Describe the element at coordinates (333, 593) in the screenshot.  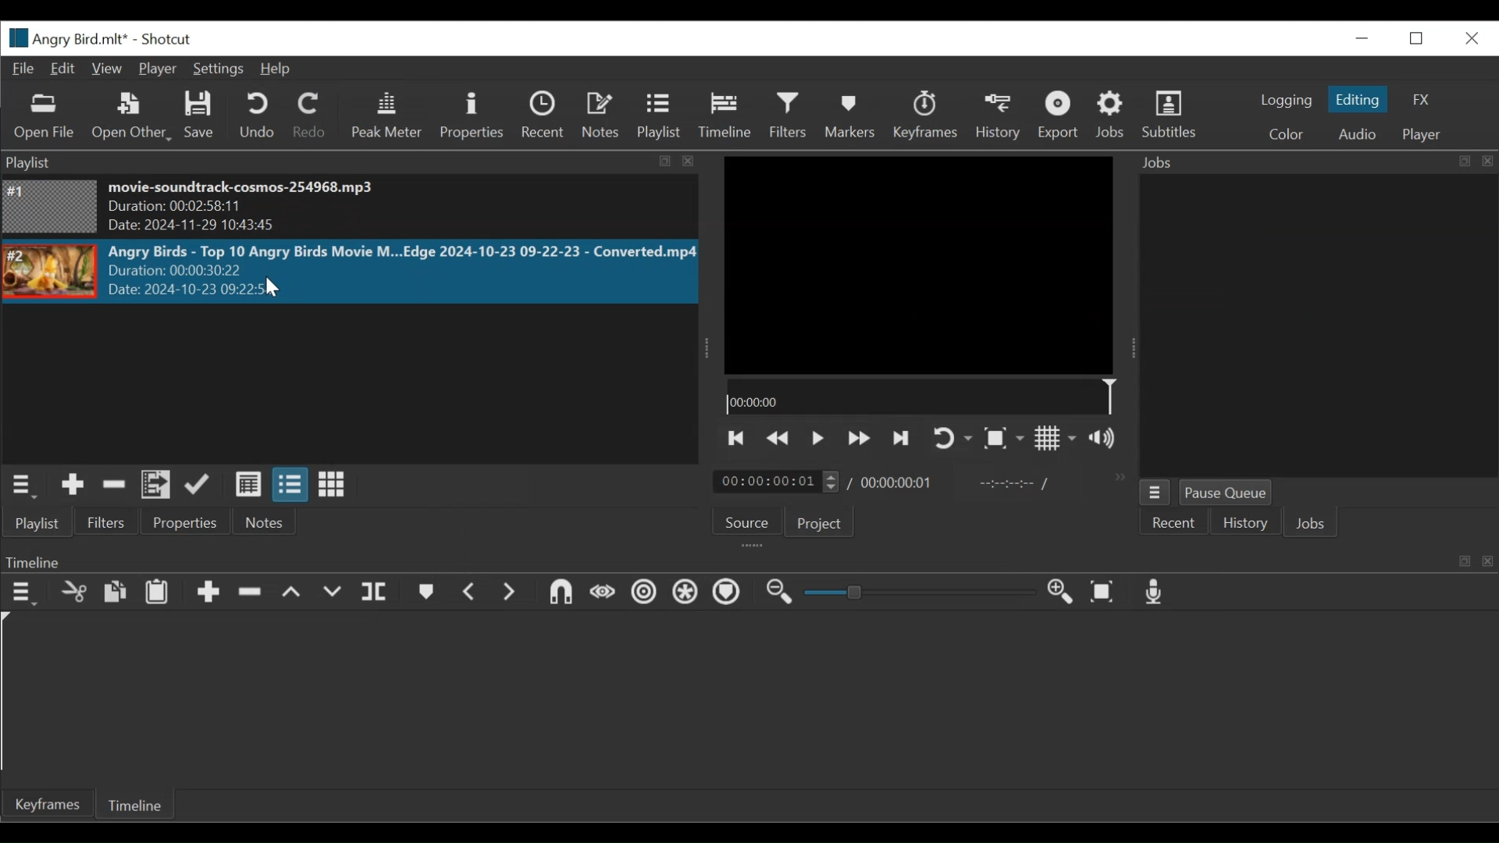
I see `Overwrite` at that location.